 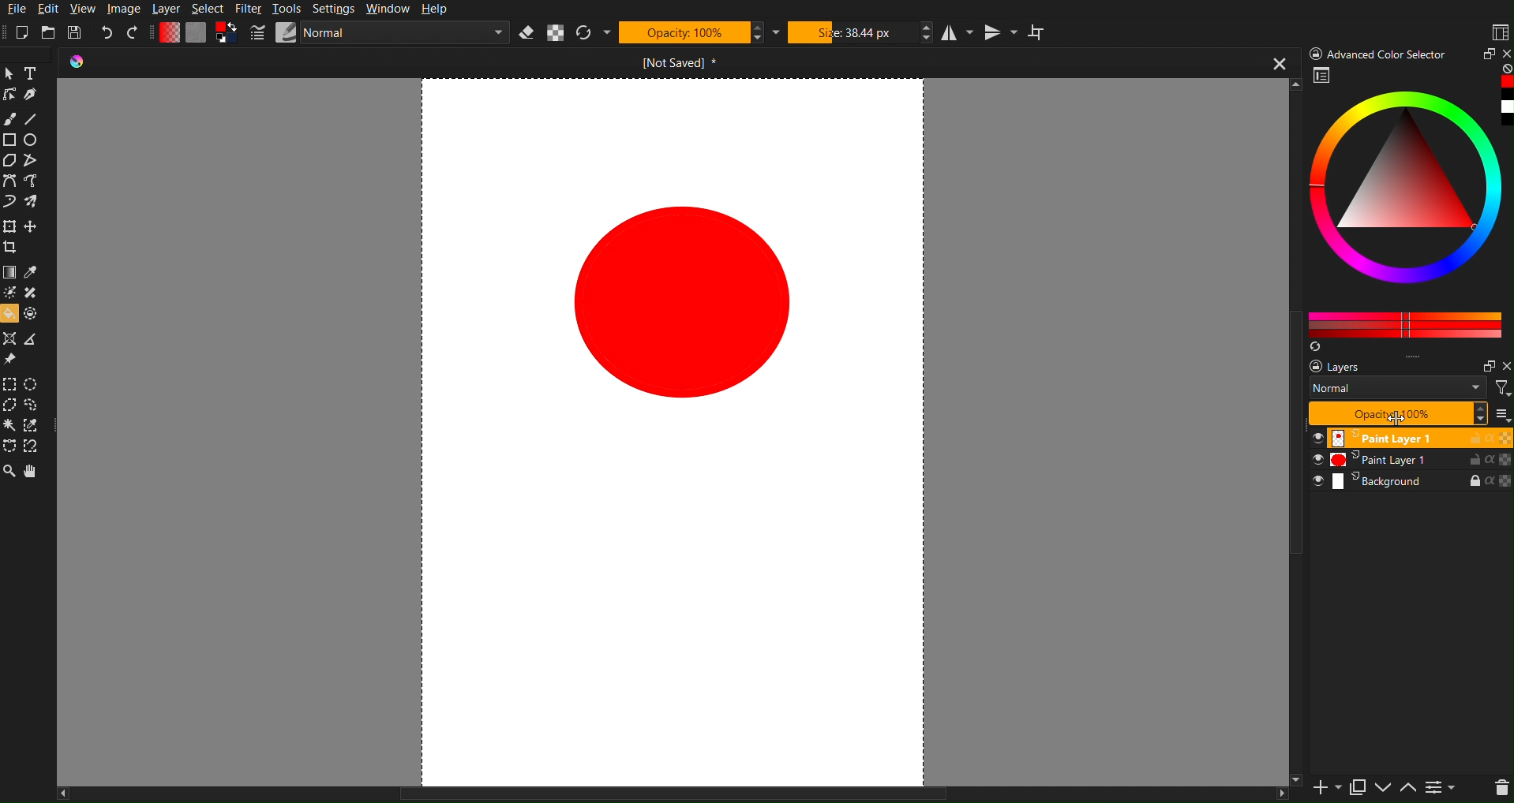 I want to click on Red, so click(x=1505, y=77).